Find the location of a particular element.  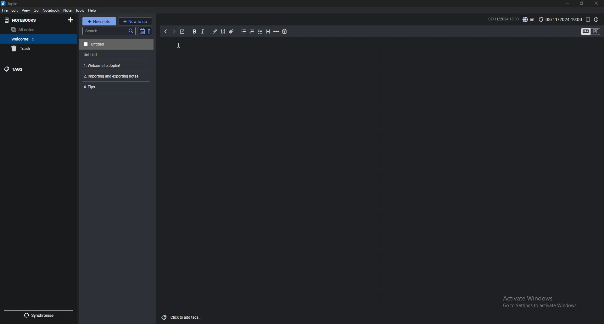

trash is located at coordinates (37, 48).